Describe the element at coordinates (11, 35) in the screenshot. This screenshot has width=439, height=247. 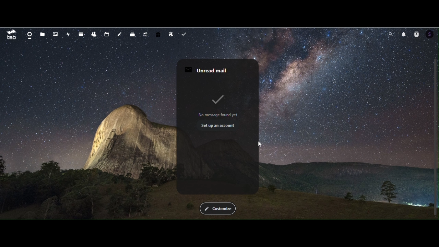
I see `tab` at that location.